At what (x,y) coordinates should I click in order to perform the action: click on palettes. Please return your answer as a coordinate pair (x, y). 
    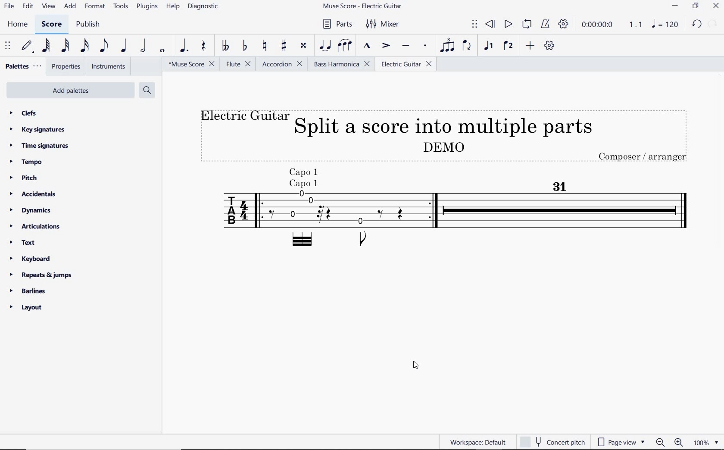
    Looking at the image, I should click on (24, 65).